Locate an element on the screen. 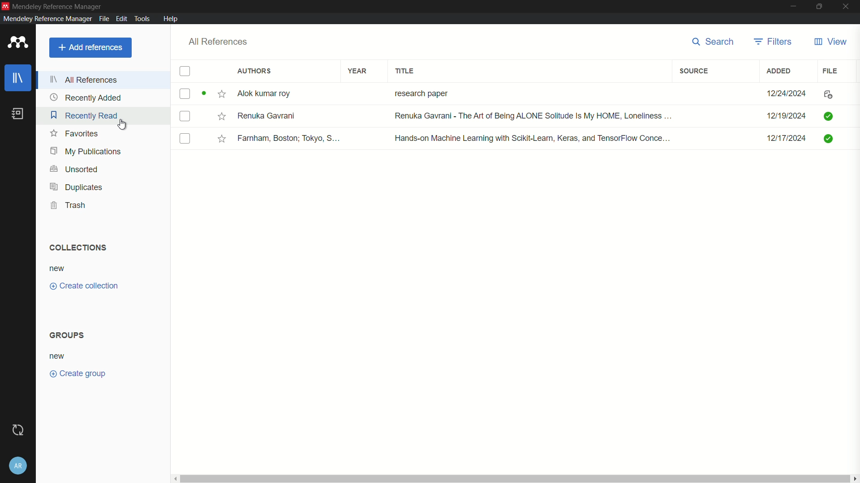  File uploaded is located at coordinates (829, 93).